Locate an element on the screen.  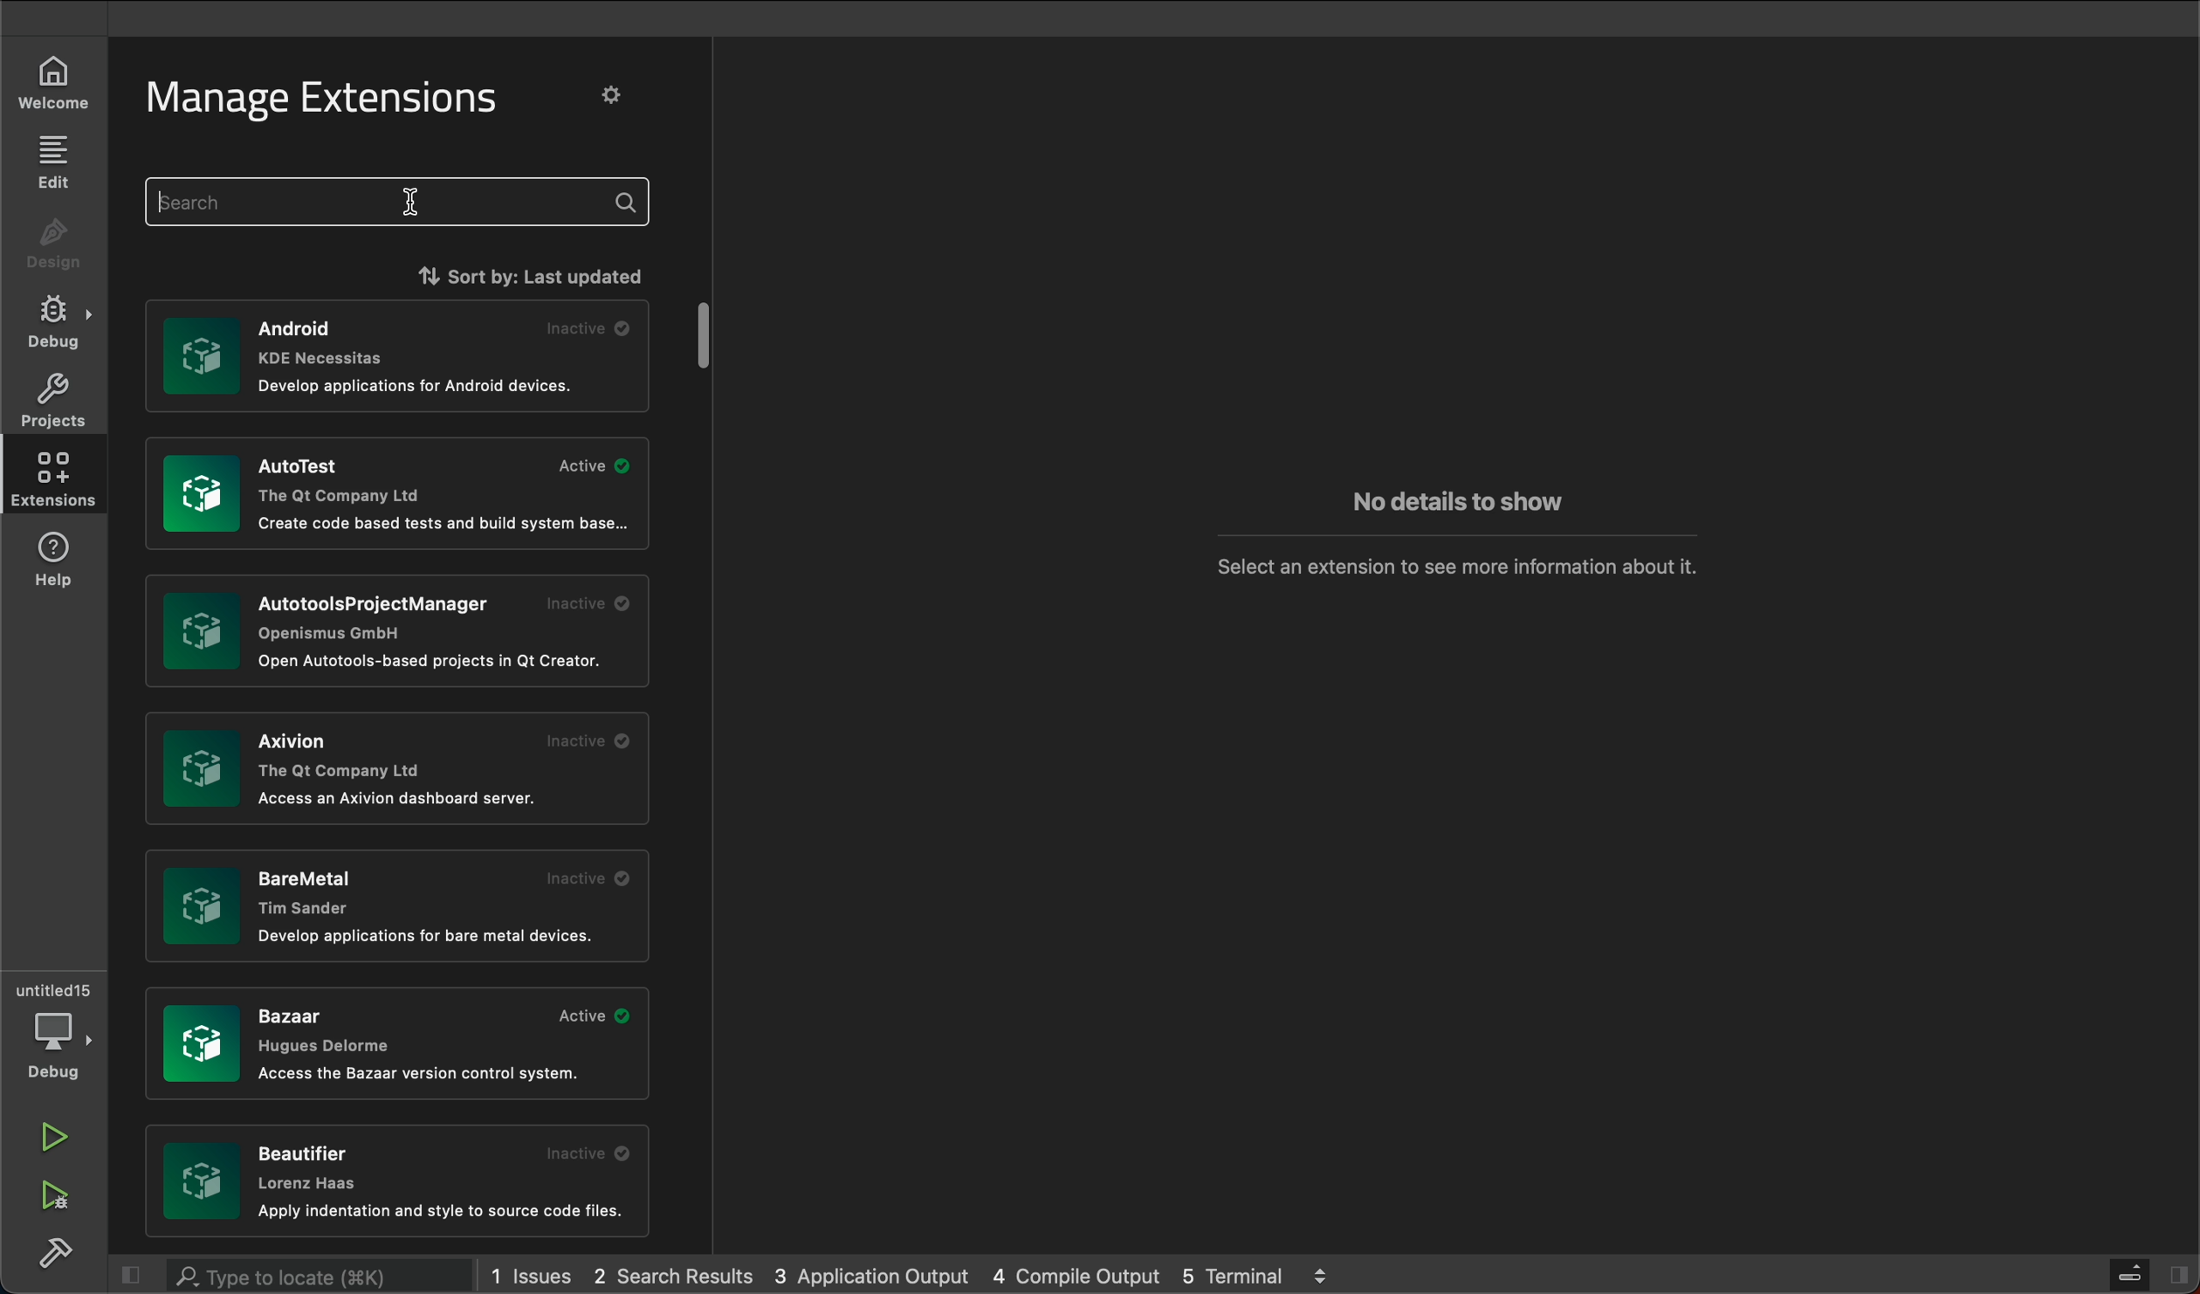
extension text is located at coordinates (343, 754).